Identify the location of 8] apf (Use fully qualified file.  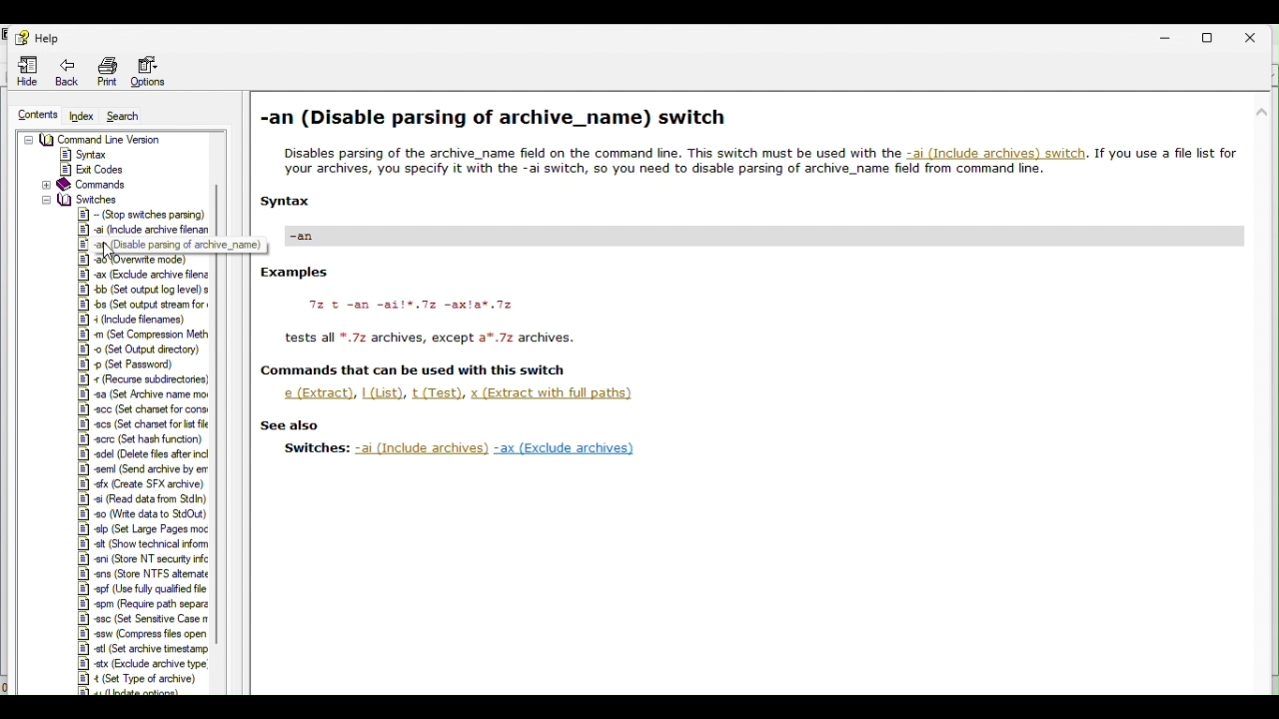
(142, 588).